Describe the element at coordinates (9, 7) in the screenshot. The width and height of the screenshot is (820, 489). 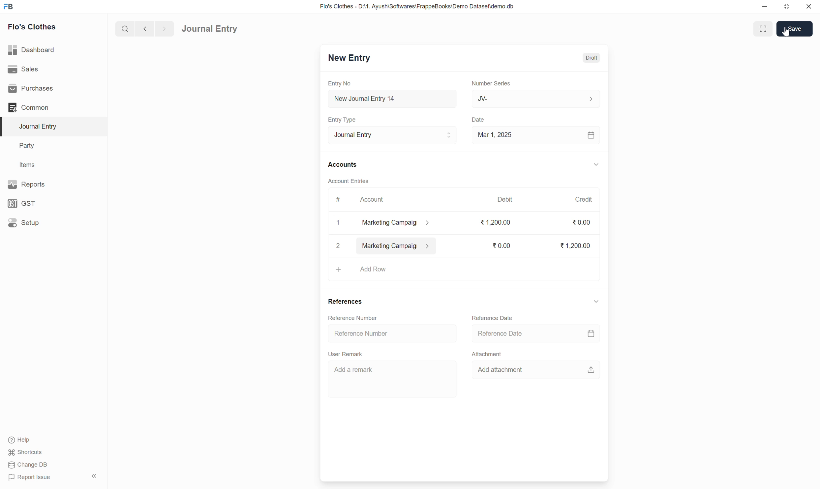
I see `FB` at that location.